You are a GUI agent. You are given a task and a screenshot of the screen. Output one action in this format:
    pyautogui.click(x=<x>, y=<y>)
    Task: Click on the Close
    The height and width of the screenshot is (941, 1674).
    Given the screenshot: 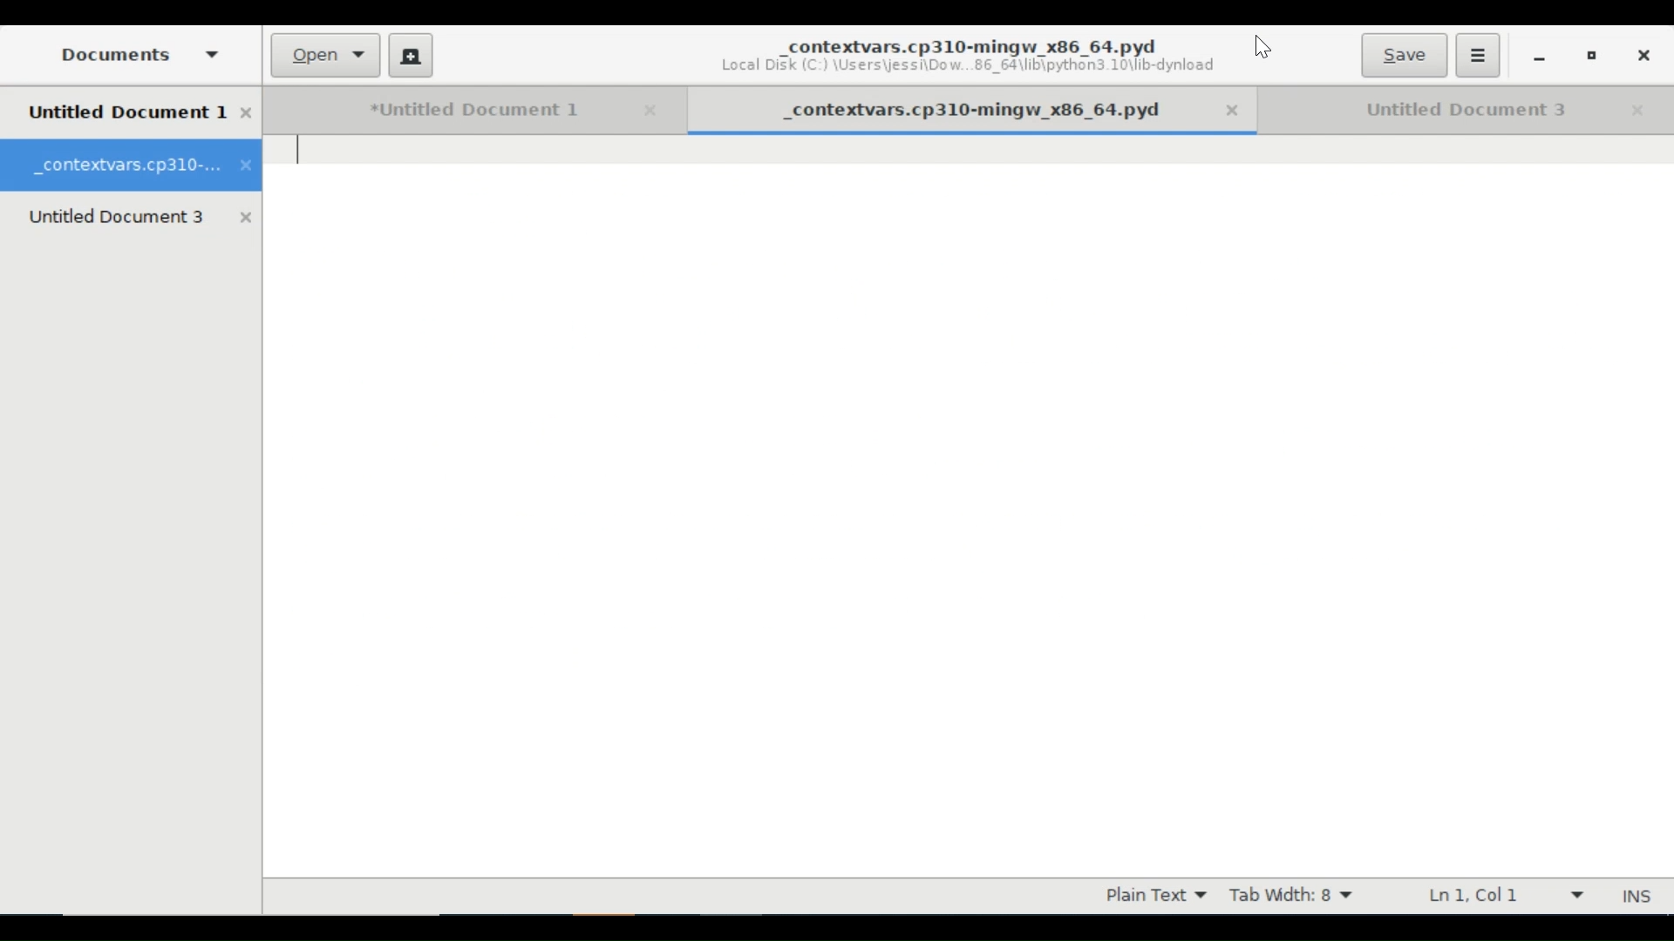 What is the action you would take?
    pyautogui.click(x=646, y=111)
    